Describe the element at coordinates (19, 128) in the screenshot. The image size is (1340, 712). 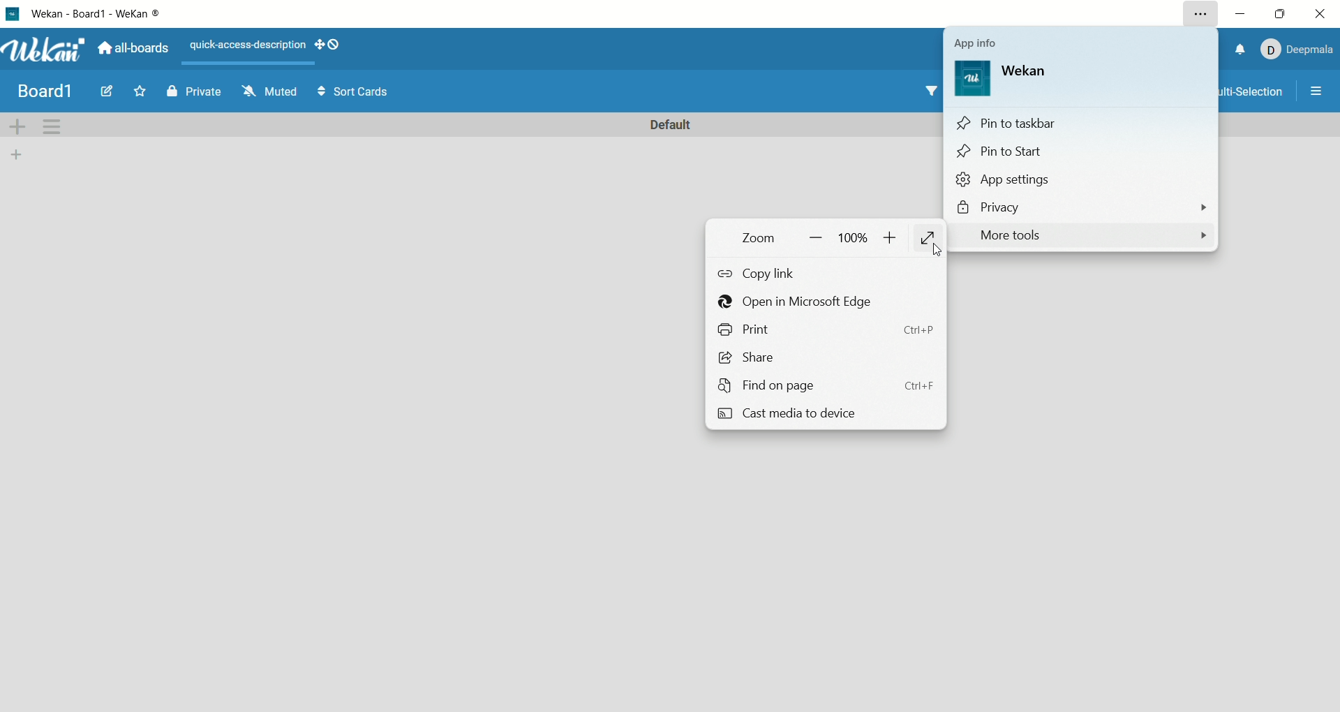
I see `add swimlane` at that location.